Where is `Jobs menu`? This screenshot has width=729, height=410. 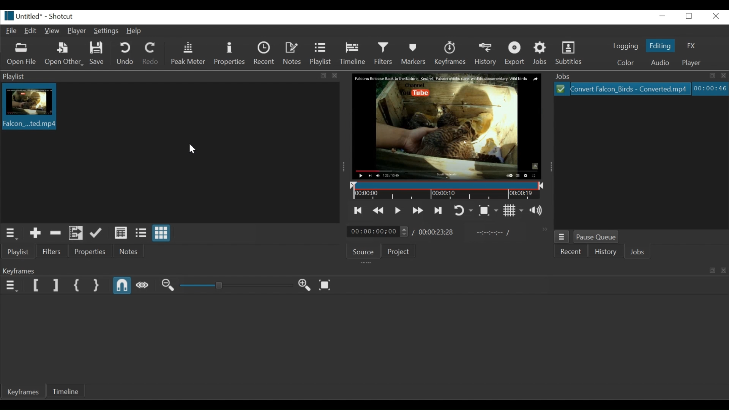
Jobs menu is located at coordinates (562, 237).